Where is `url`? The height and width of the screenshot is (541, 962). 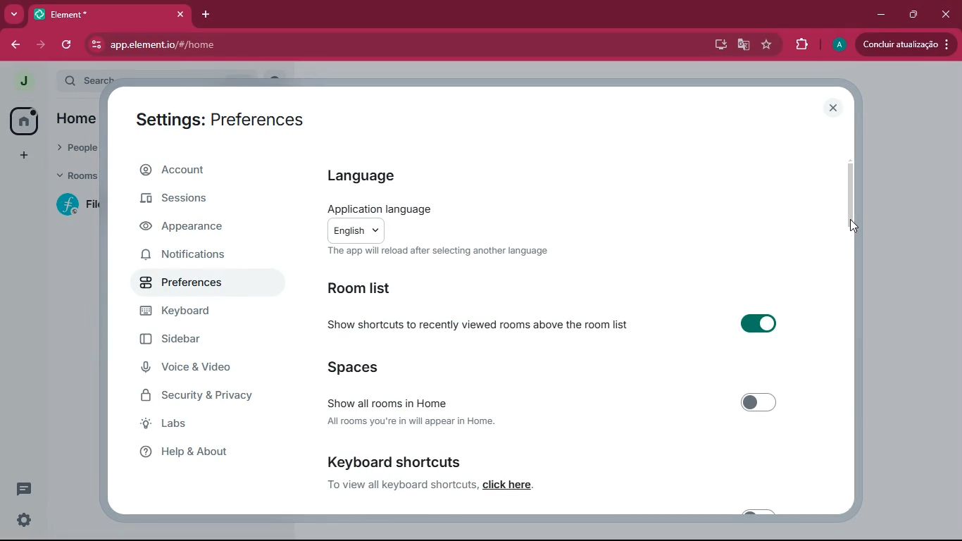
url is located at coordinates (211, 45).